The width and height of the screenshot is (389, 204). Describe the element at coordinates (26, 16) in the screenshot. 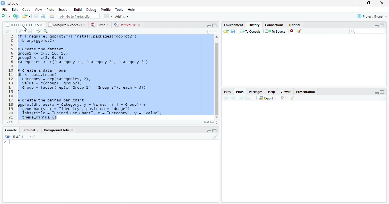

I see `open an existing file` at that location.